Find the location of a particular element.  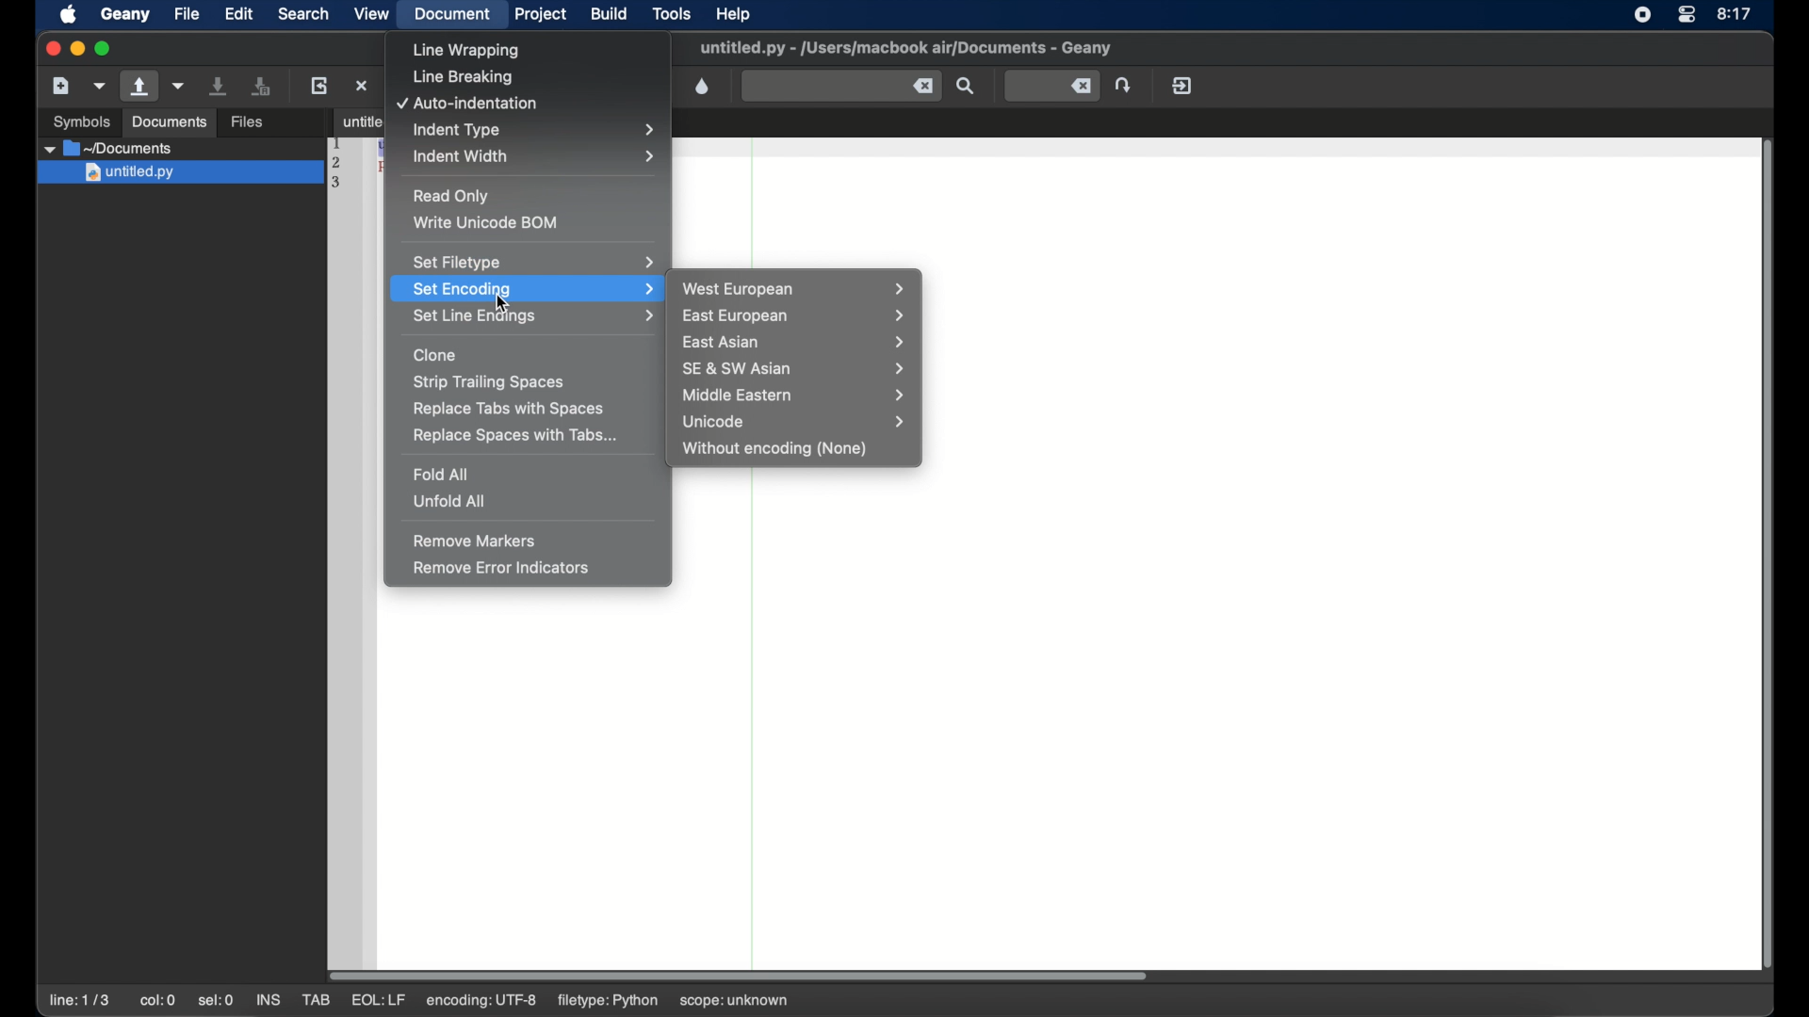

ins is located at coordinates (268, 1000).